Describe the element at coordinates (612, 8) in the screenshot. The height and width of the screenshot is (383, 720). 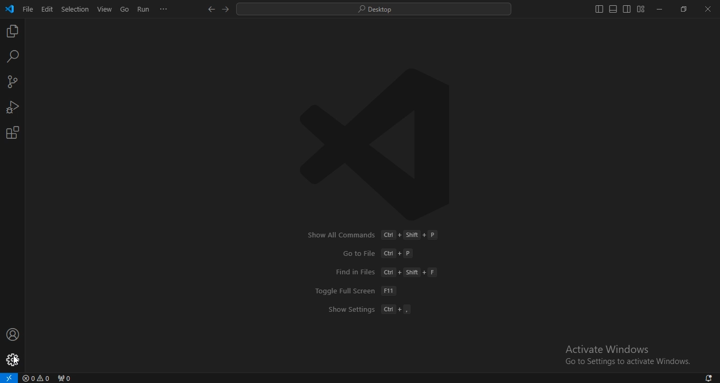
I see `toggle panel` at that location.